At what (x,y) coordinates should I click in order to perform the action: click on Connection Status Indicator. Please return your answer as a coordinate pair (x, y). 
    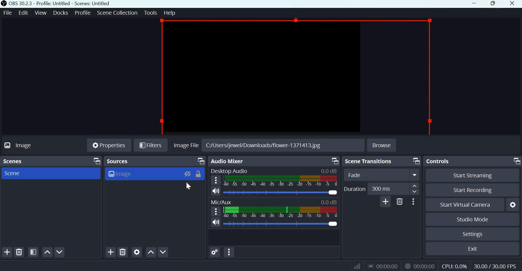
    Looking at the image, I should click on (357, 265).